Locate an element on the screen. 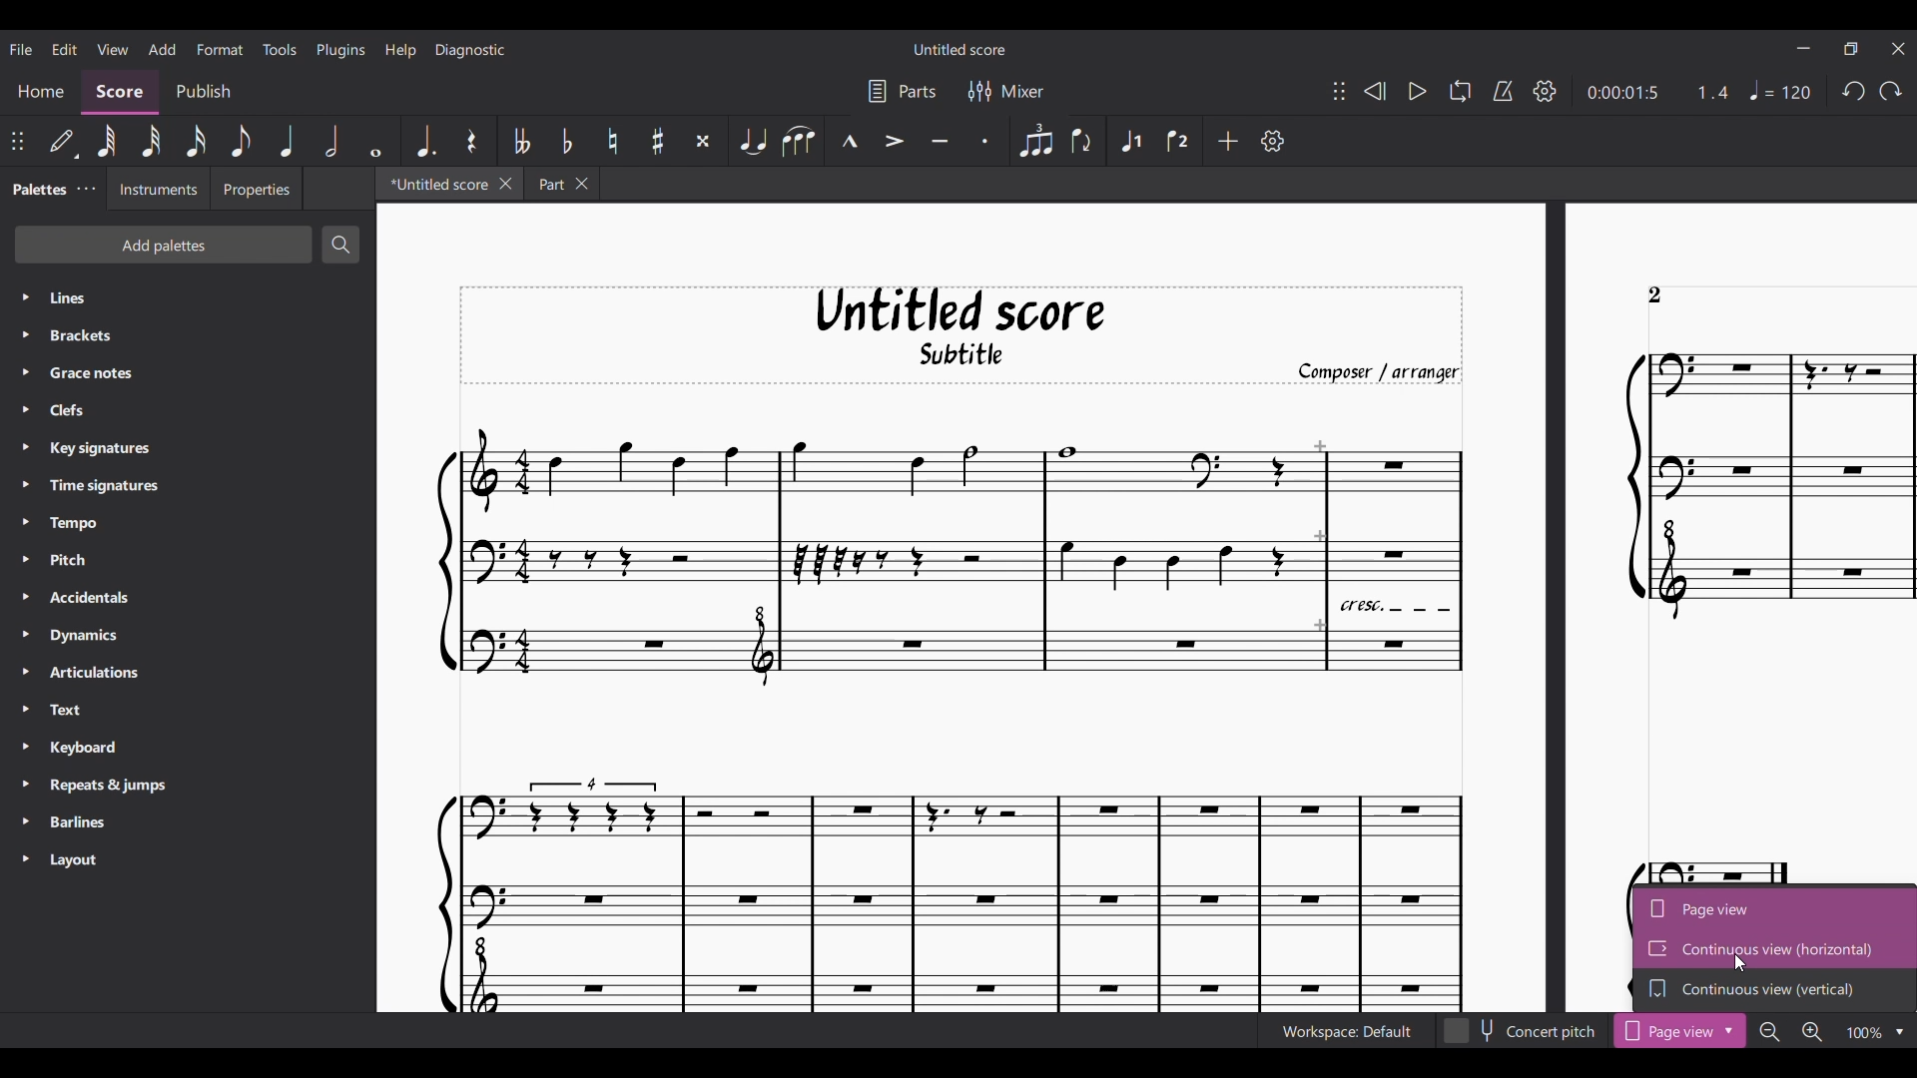 The image size is (1917, 1078). Zoom out is located at coordinates (1769, 1033).